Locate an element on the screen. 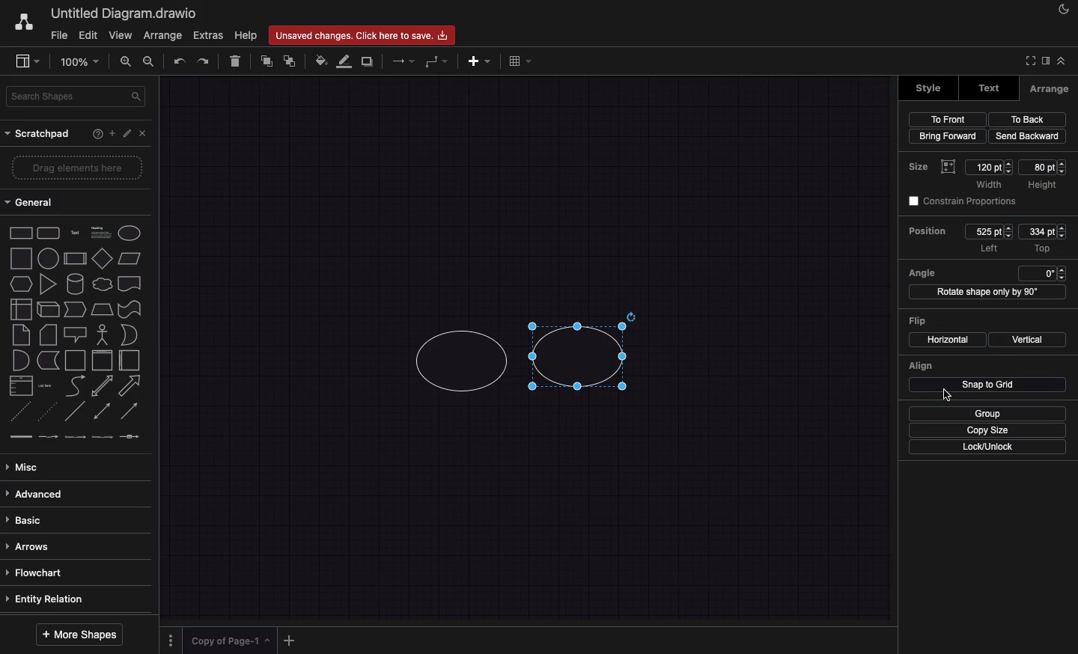 The width and height of the screenshot is (1078, 654). cube is located at coordinates (46, 309).